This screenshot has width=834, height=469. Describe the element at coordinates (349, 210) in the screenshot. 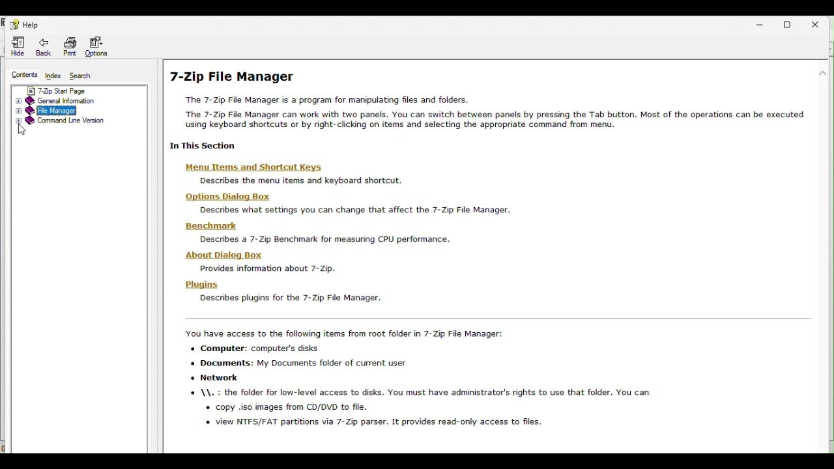

I see `Describes what settings you can change that affect the 7-Zip File Manager.` at that location.